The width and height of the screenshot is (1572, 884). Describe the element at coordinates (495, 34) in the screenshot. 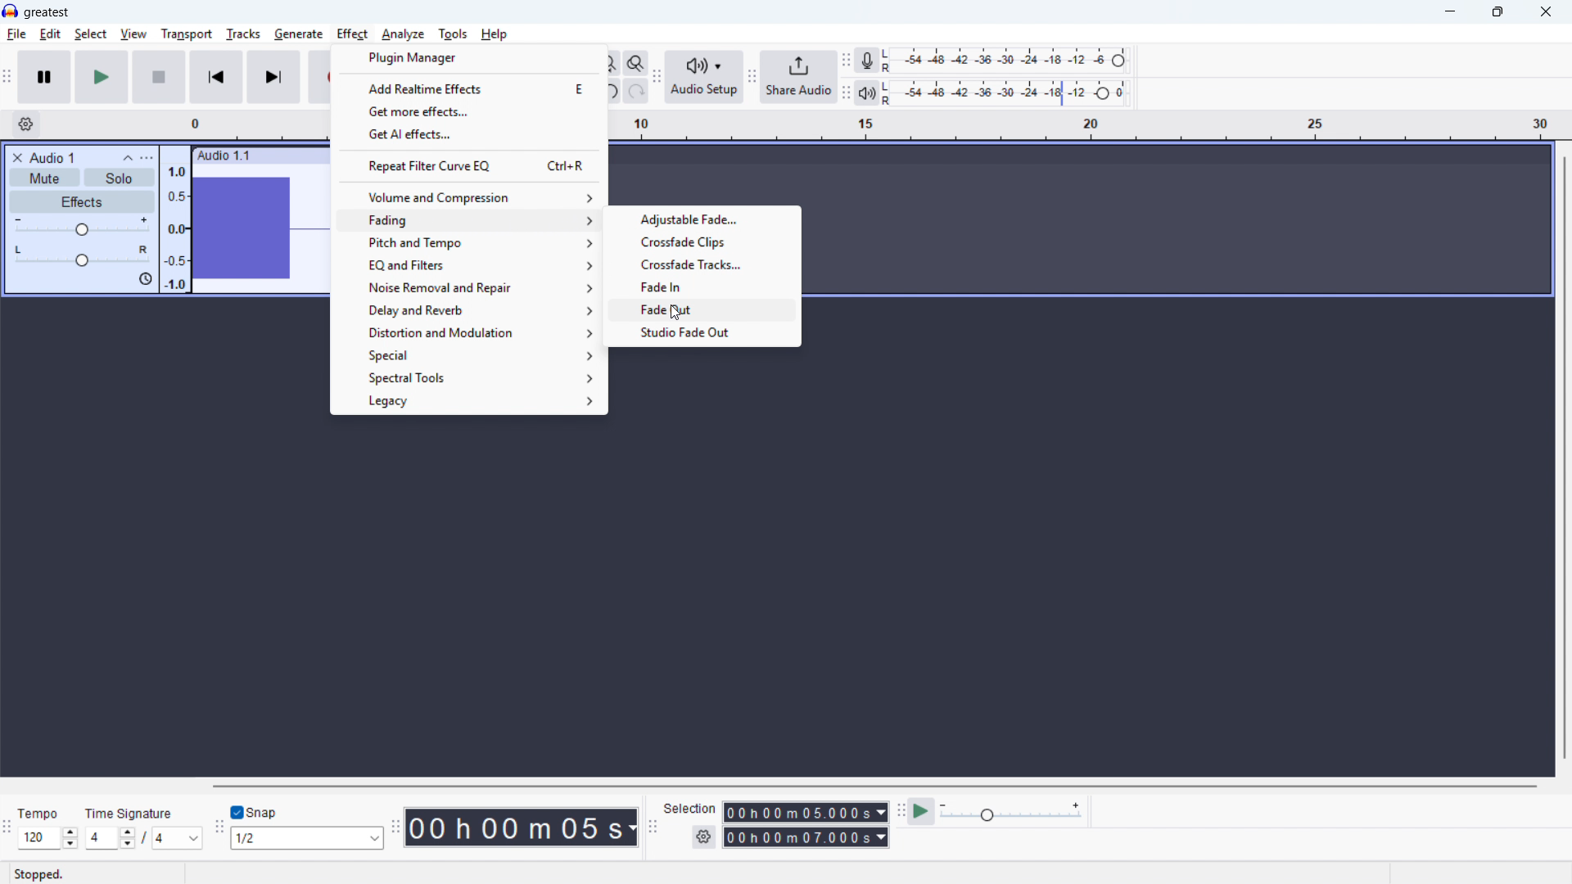

I see `help` at that location.